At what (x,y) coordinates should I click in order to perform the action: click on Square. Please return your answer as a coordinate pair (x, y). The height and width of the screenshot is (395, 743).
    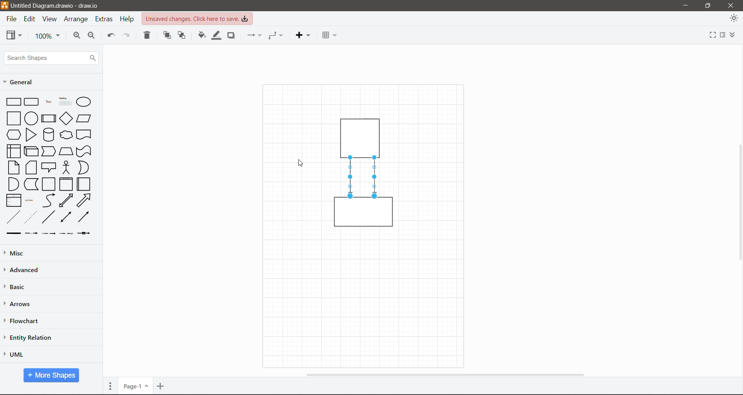
    Looking at the image, I should click on (13, 118).